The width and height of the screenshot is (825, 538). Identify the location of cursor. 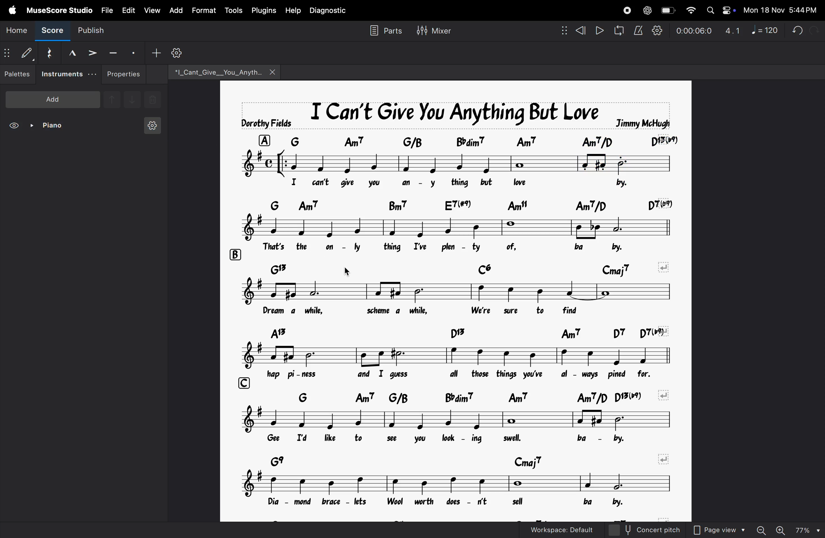
(349, 271).